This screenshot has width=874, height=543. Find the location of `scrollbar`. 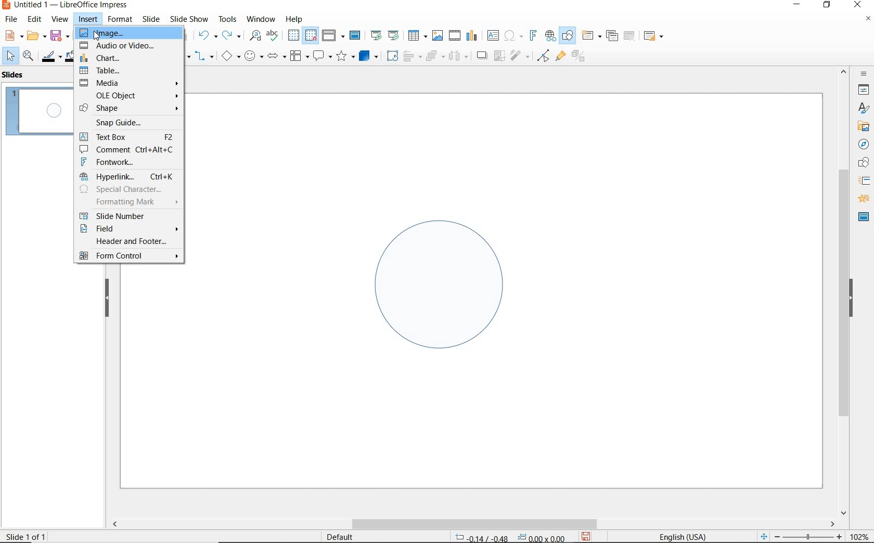

scrollbar is located at coordinates (472, 524).